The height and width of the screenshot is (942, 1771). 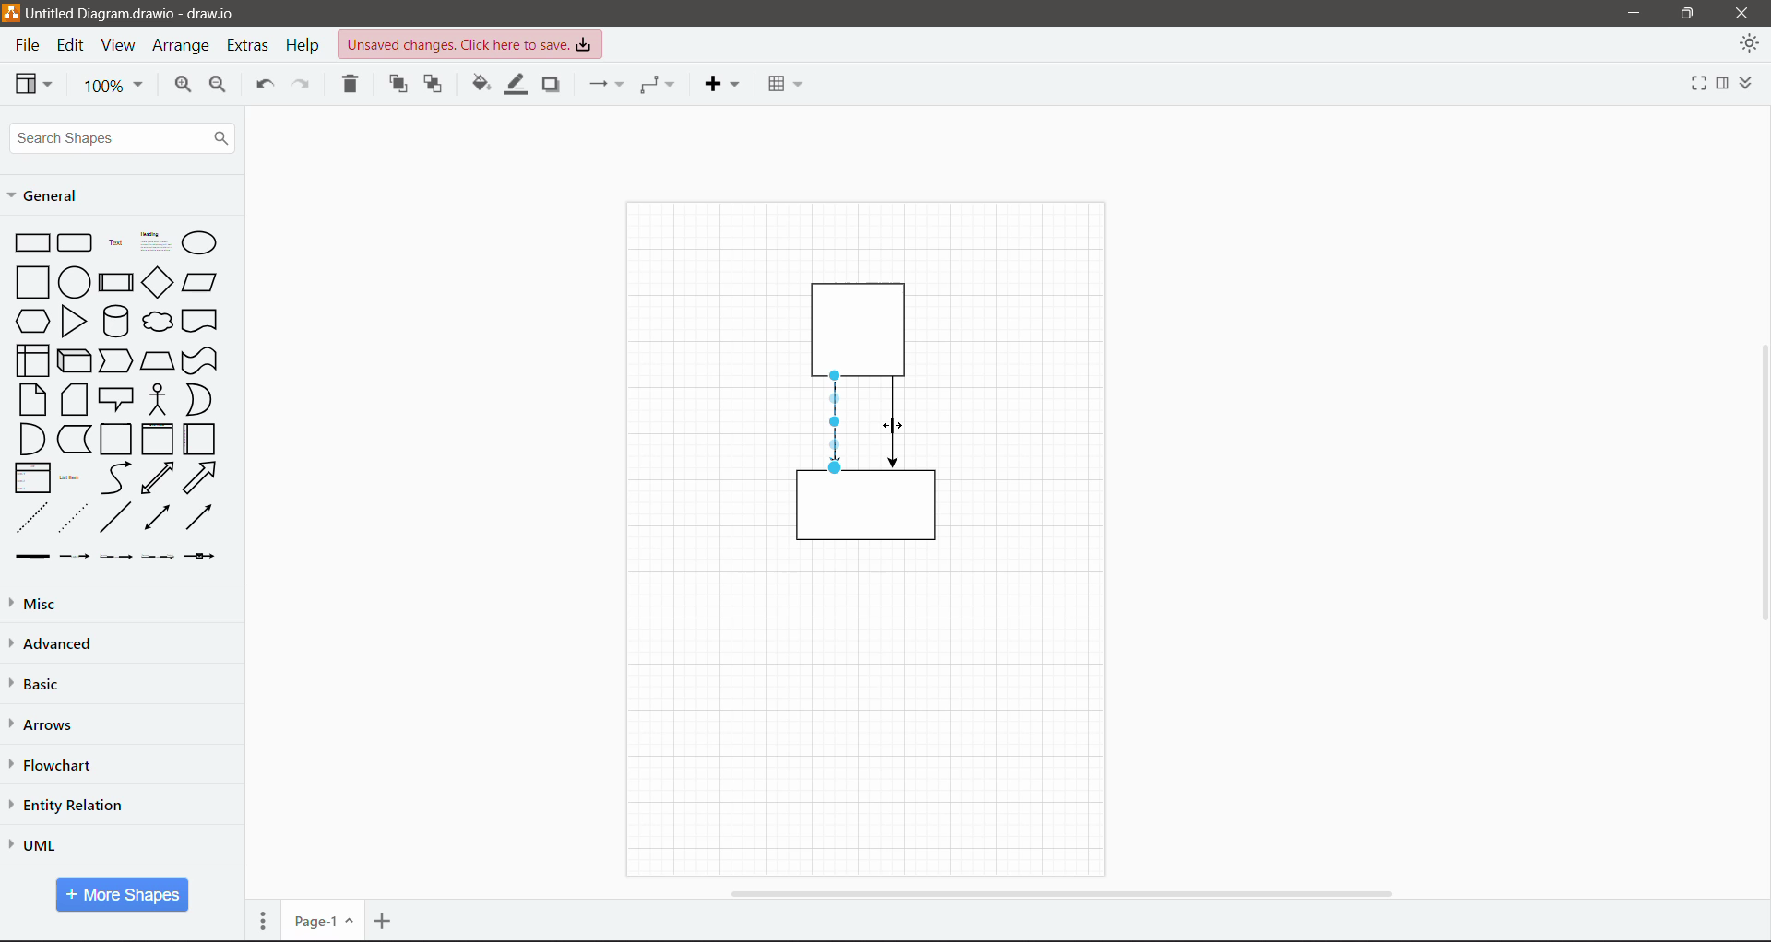 What do you see at coordinates (117, 440) in the screenshot?
I see `Container` at bounding box center [117, 440].